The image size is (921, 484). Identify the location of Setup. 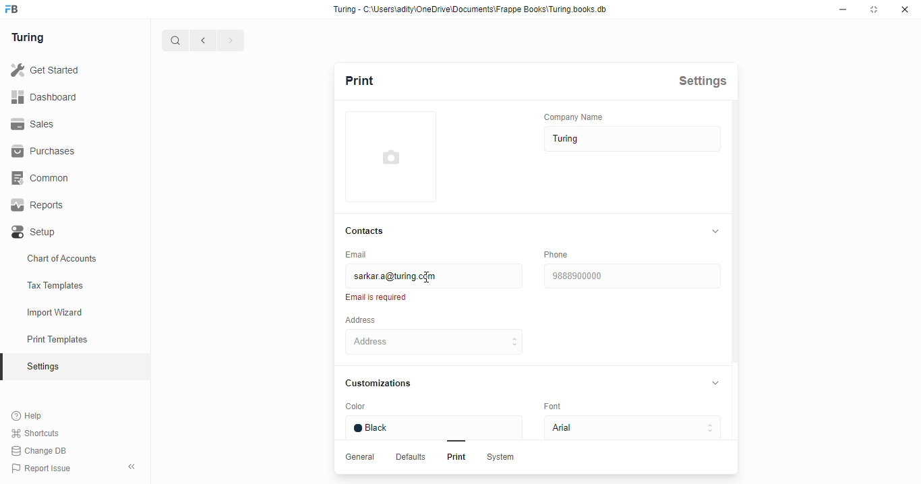
(62, 232).